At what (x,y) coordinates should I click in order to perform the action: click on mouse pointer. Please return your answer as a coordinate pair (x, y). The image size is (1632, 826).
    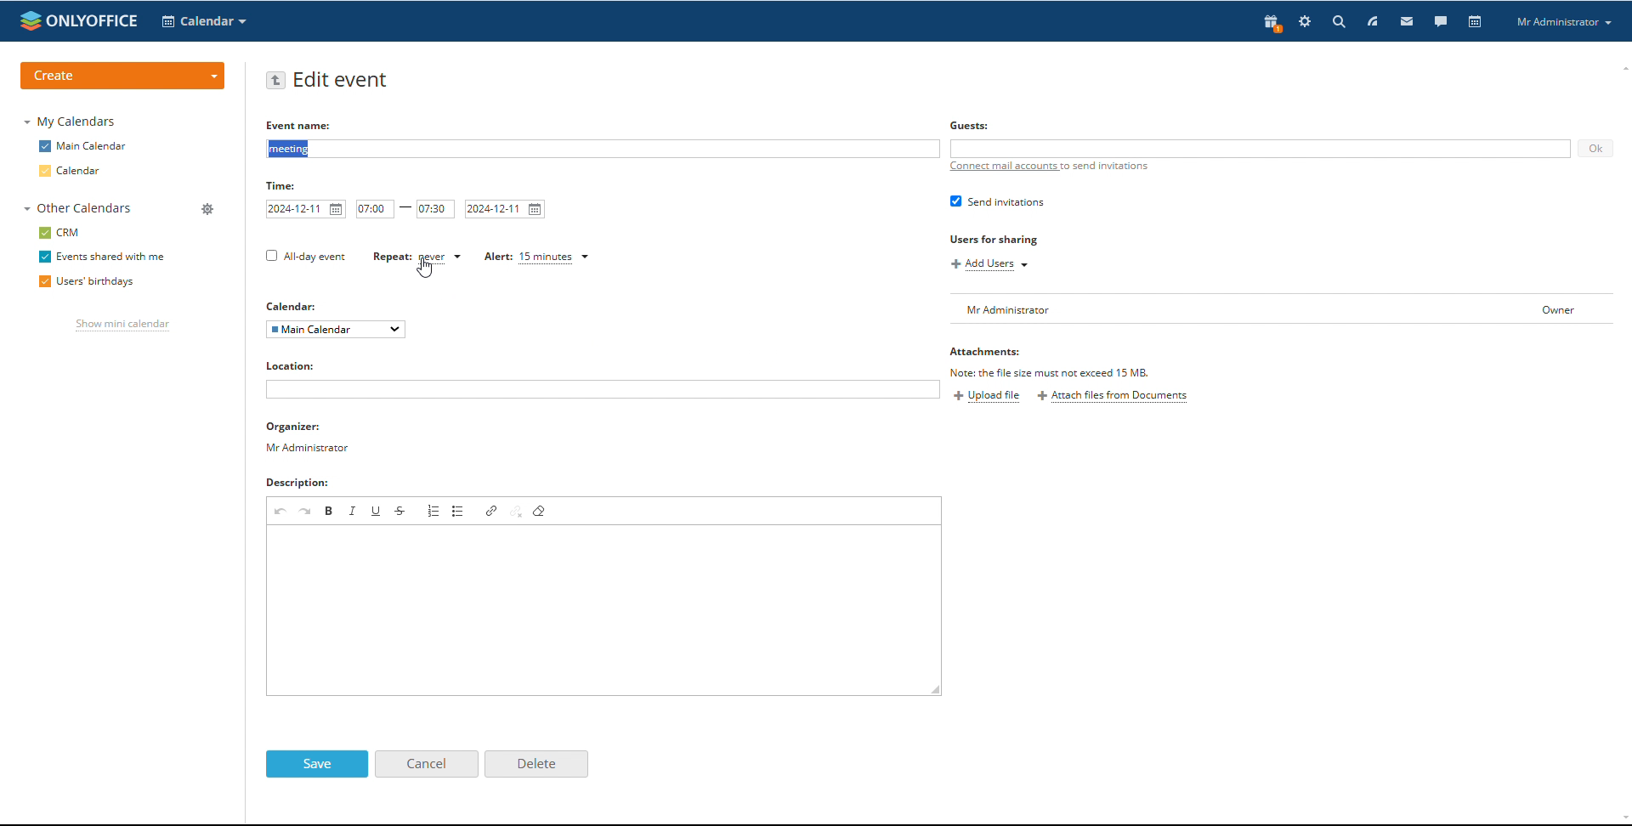
    Looking at the image, I should click on (426, 270).